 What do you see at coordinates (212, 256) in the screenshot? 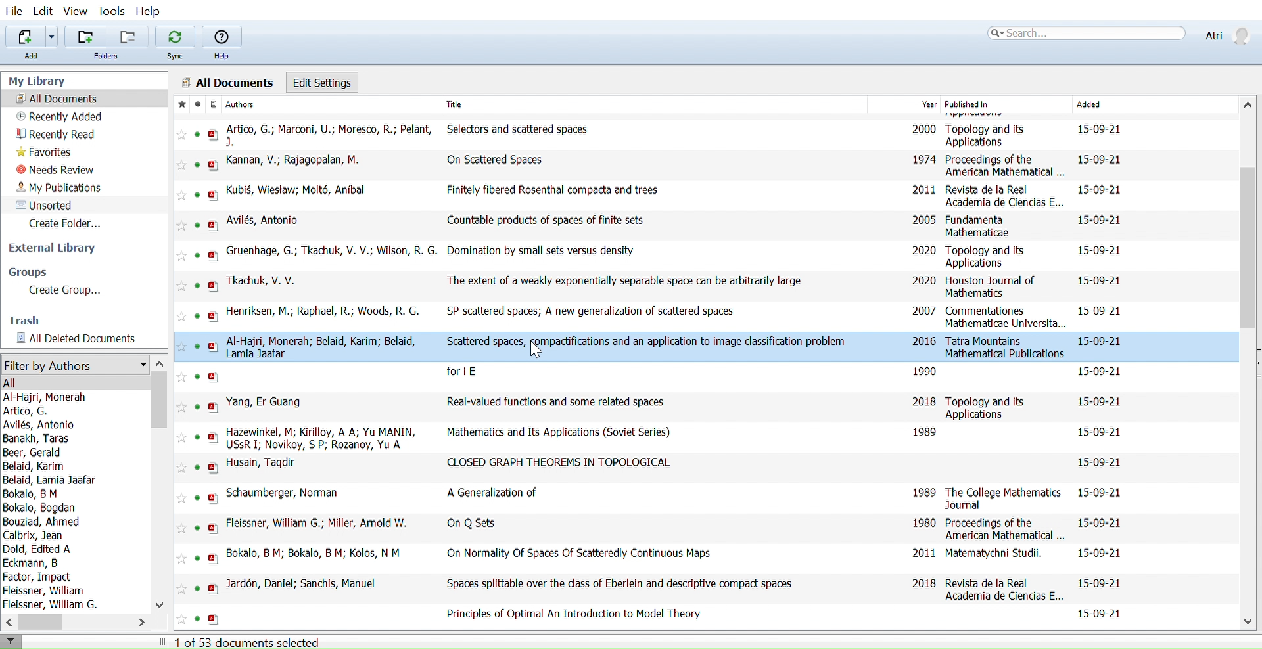
I see `PDF Document` at bounding box center [212, 256].